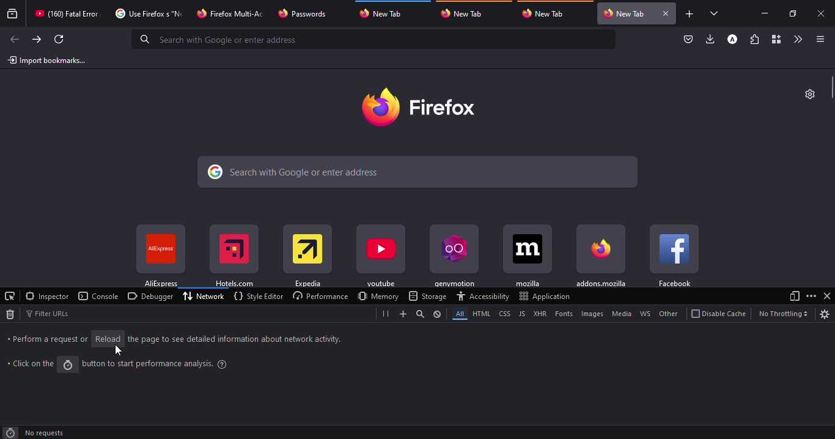 The image size is (835, 439). I want to click on search, so click(224, 39).